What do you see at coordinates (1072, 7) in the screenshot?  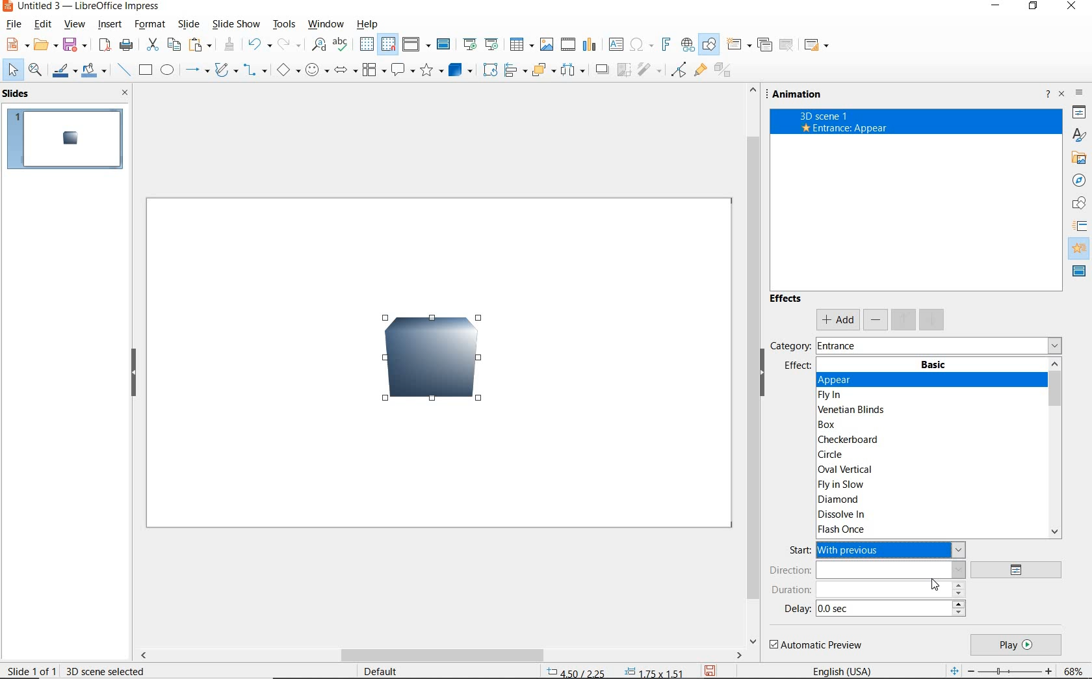 I see `CLOSE` at bounding box center [1072, 7].